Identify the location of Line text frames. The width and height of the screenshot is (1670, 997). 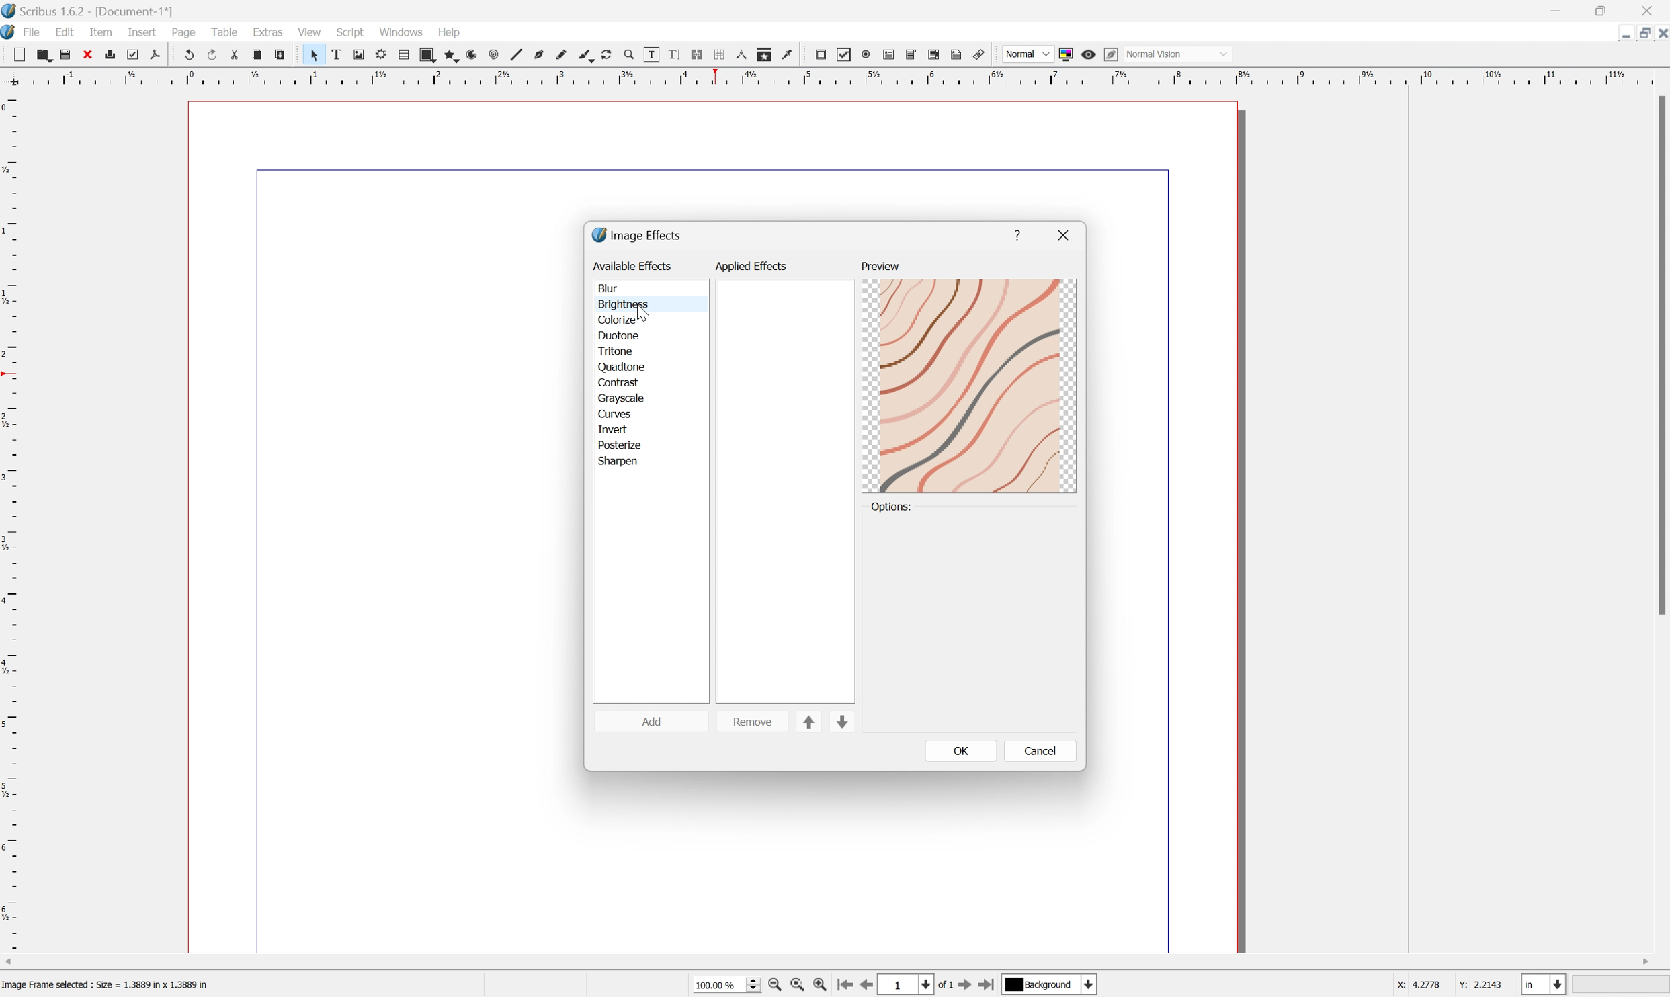
(698, 53).